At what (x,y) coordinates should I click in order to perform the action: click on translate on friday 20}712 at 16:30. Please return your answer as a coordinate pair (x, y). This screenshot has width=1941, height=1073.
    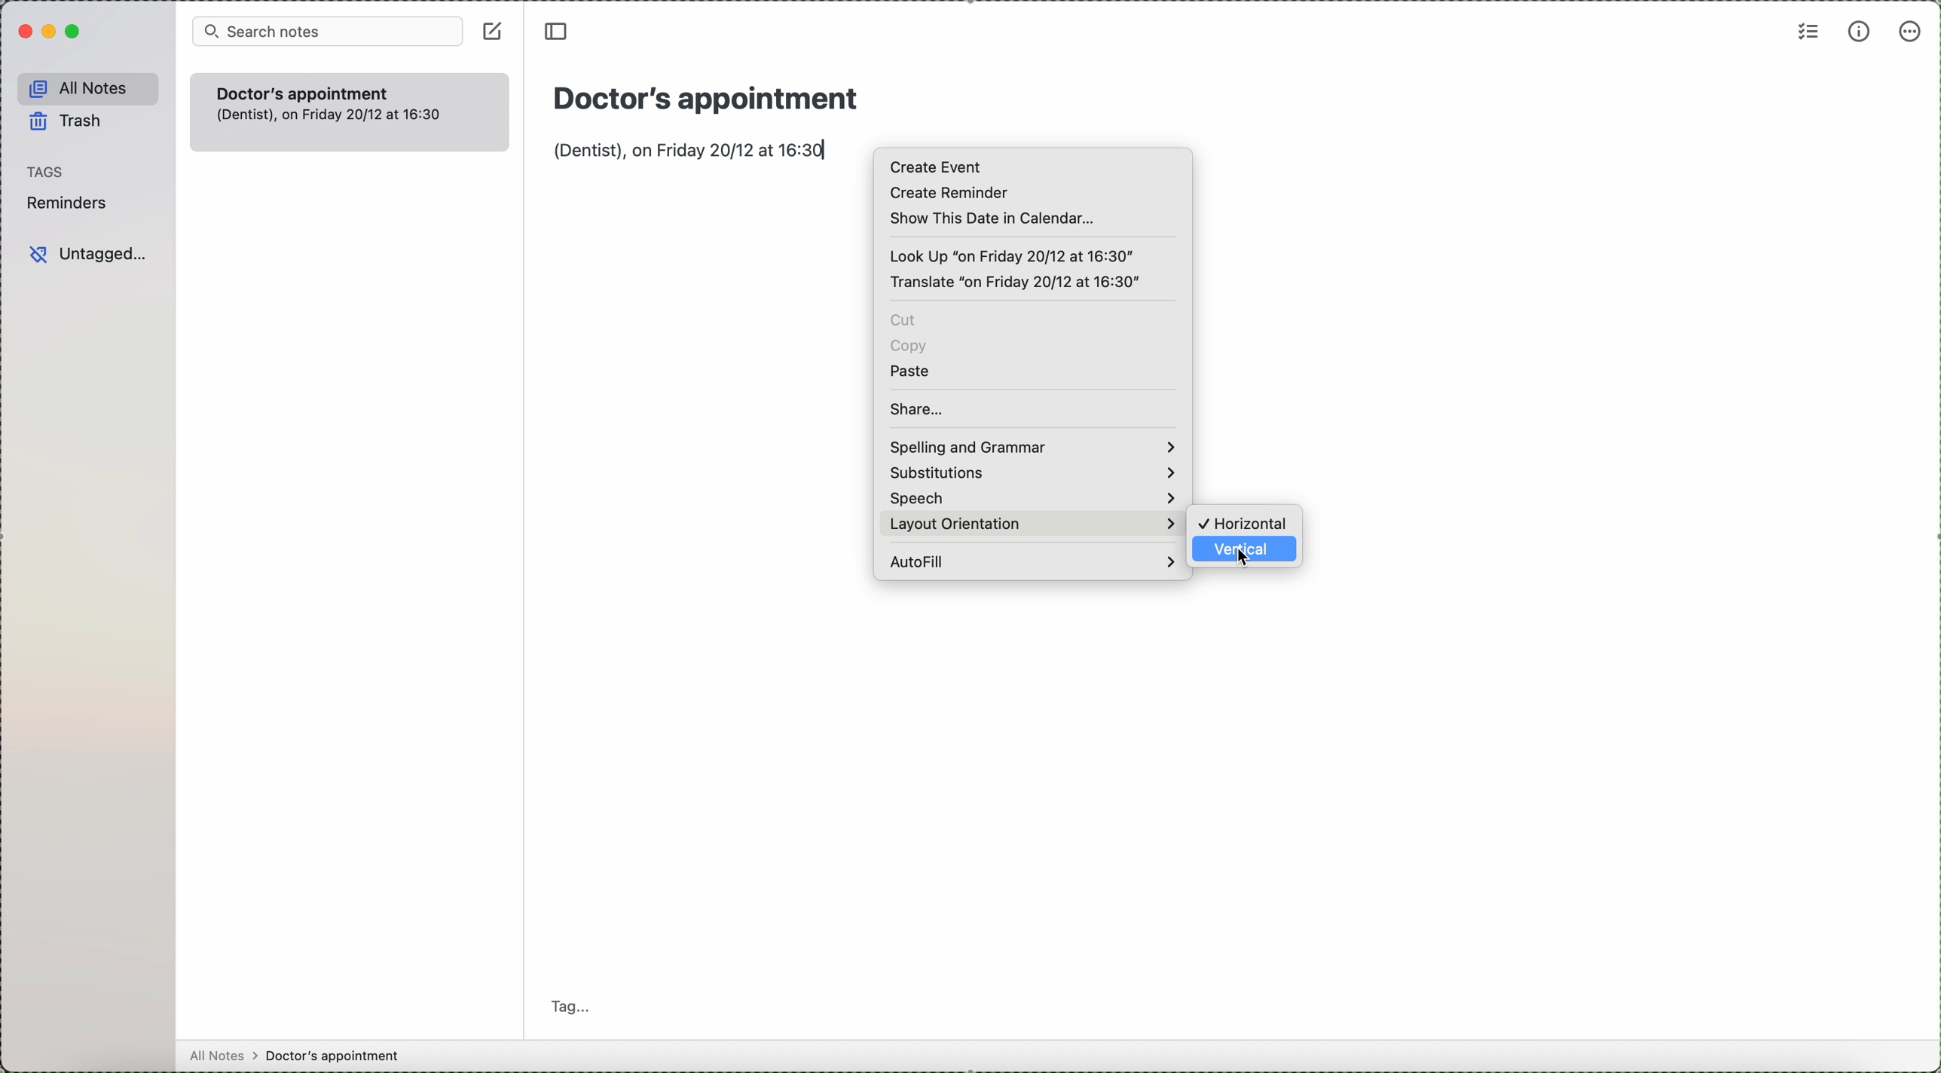
    Looking at the image, I should click on (1014, 283).